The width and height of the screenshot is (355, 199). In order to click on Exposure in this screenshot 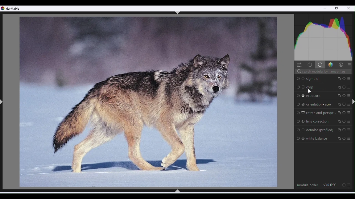, I will do `click(323, 95)`.